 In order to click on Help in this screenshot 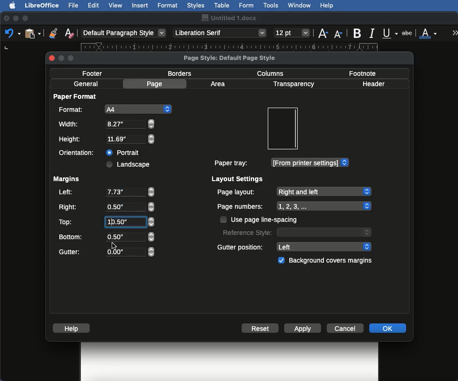, I will do `click(73, 328)`.